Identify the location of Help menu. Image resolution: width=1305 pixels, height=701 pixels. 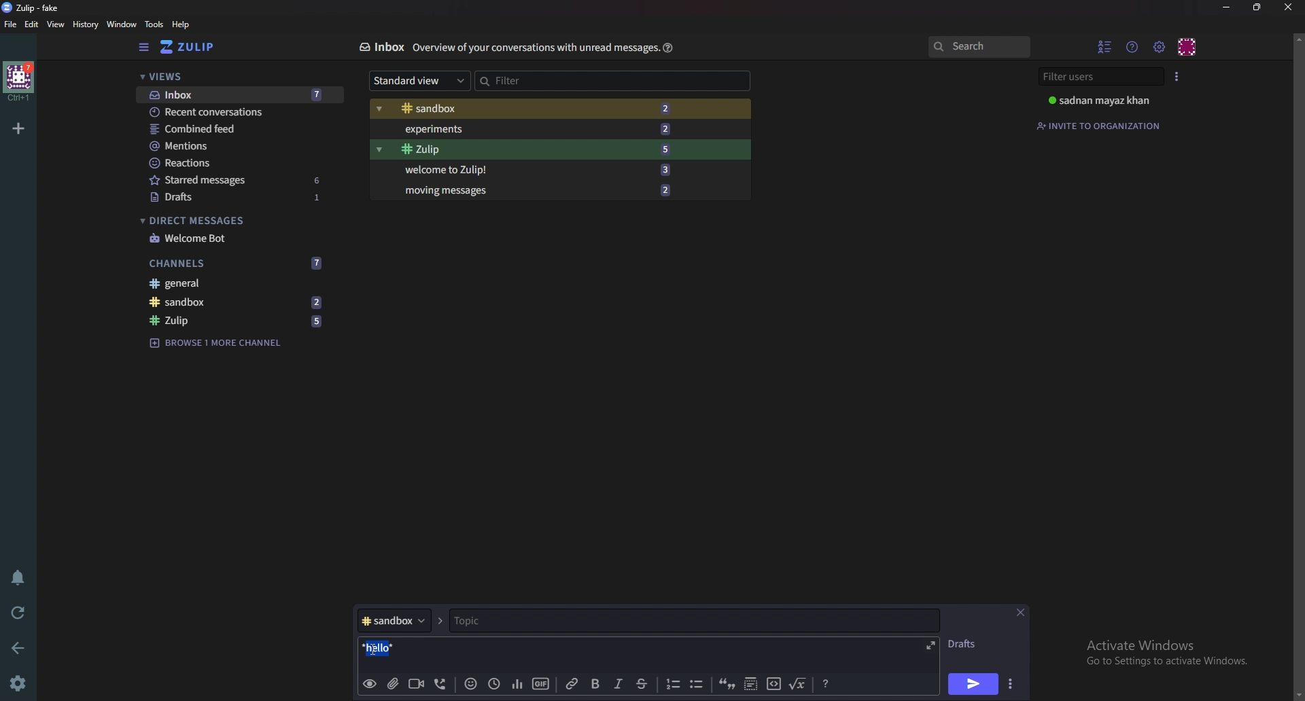
(1132, 46).